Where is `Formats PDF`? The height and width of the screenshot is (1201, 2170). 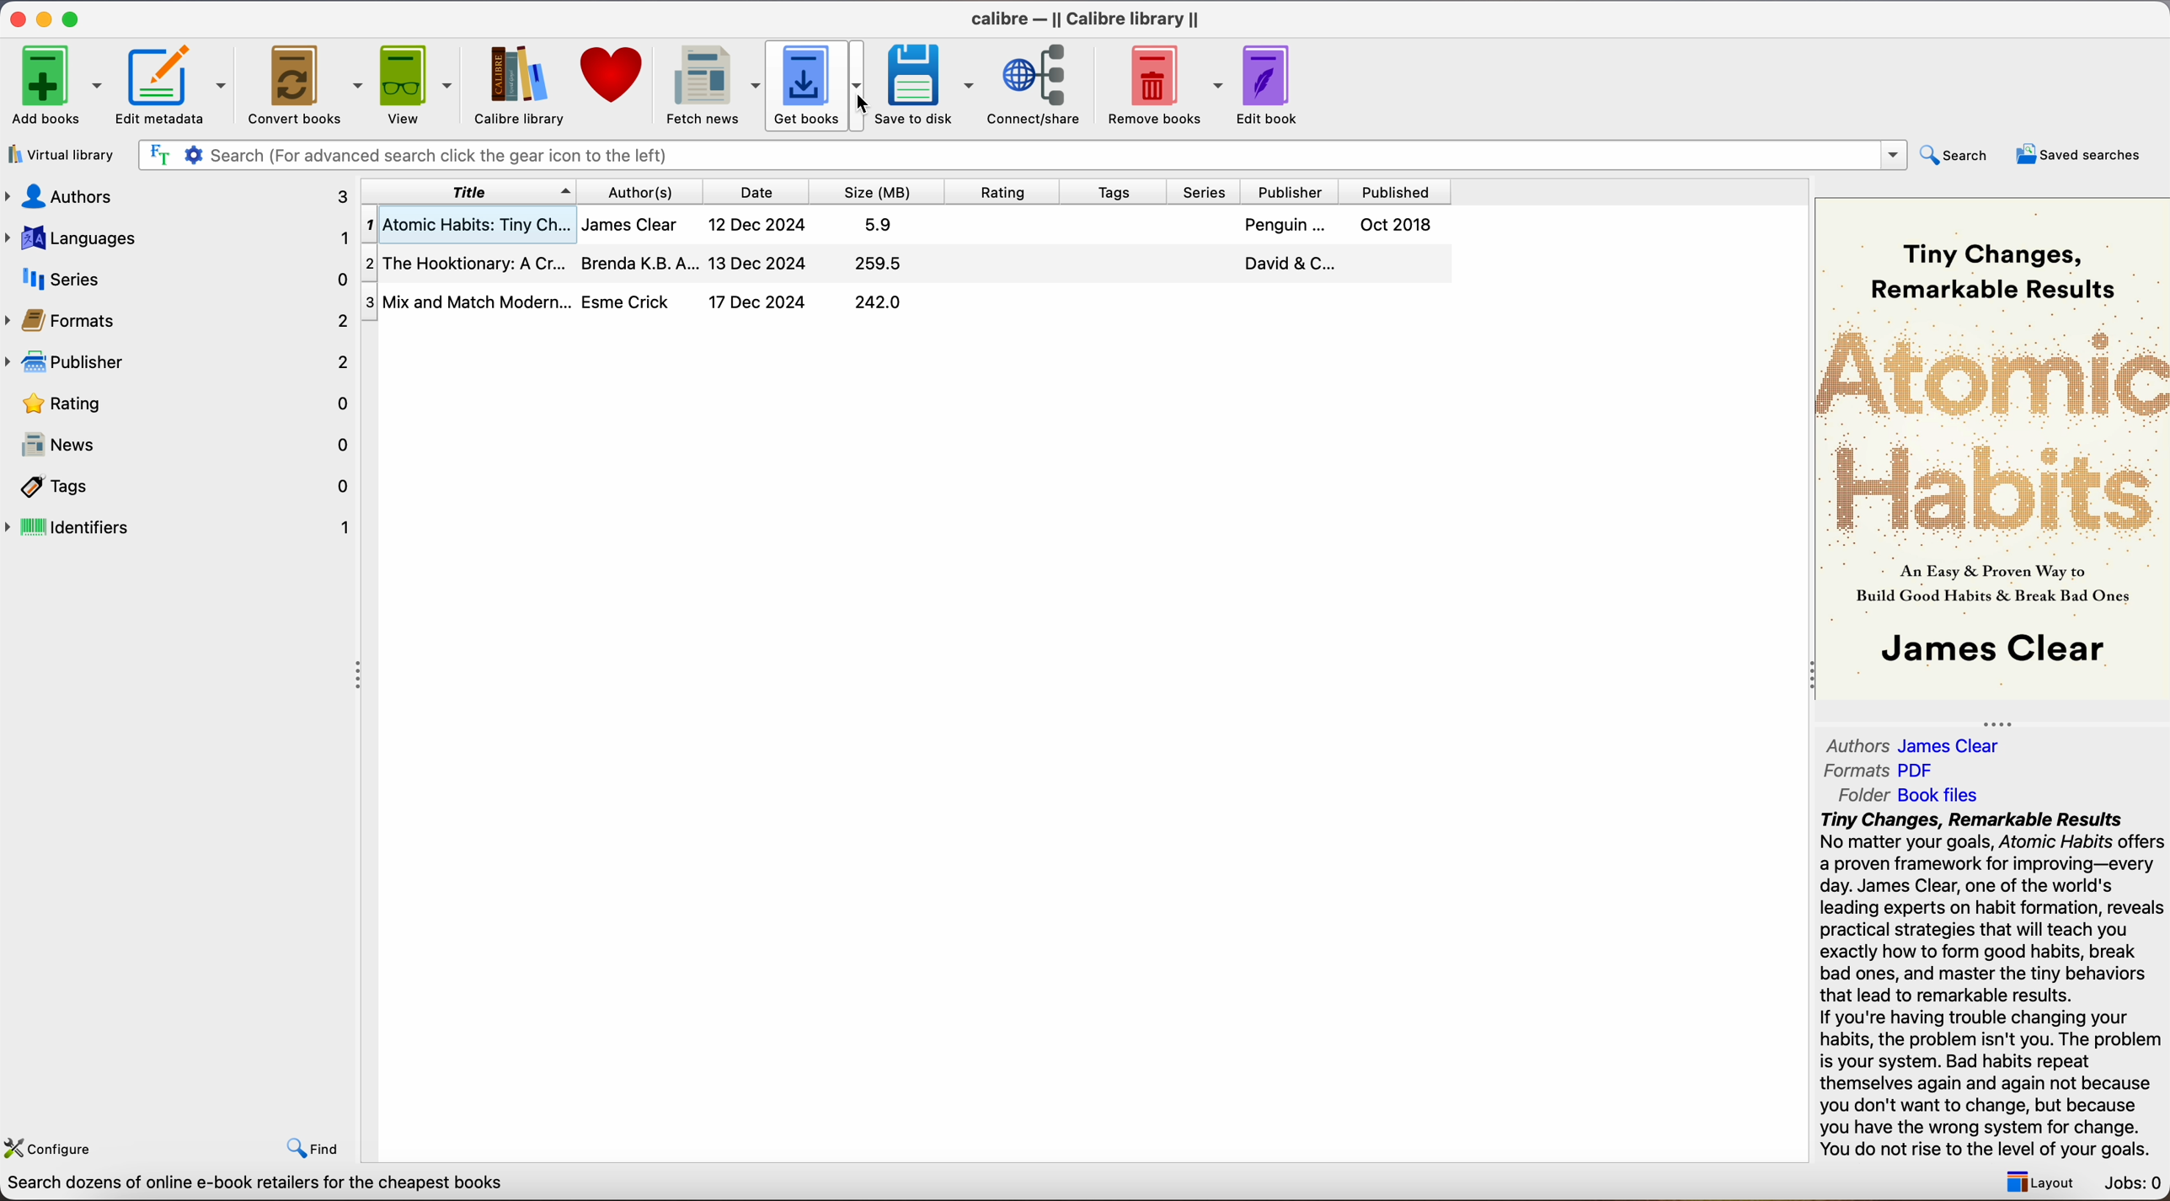 Formats PDF is located at coordinates (1881, 771).